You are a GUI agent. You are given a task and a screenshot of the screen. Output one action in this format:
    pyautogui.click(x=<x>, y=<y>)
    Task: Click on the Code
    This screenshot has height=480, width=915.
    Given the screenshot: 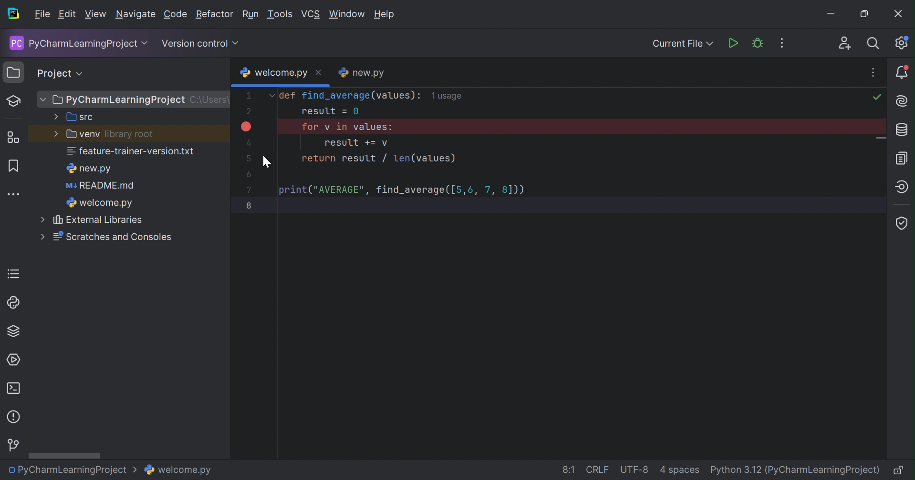 What is the action you would take?
    pyautogui.click(x=175, y=15)
    